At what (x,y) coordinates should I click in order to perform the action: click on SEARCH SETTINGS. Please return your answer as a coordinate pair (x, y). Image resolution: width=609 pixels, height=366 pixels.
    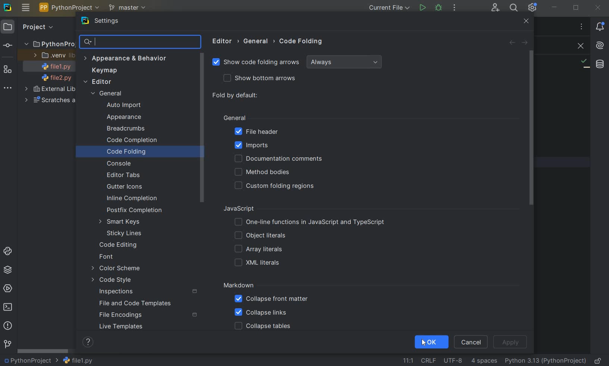
    Looking at the image, I should click on (140, 42).